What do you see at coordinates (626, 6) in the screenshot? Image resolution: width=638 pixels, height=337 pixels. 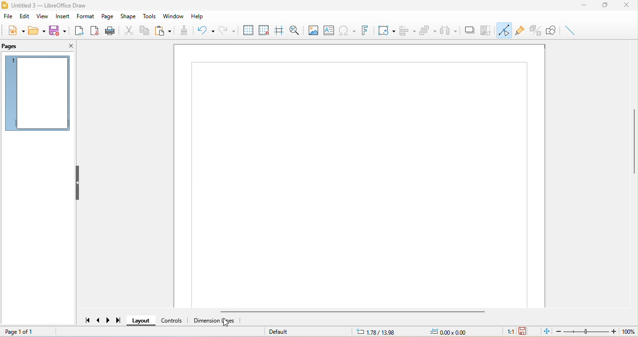 I see `close` at bounding box center [626, 6].